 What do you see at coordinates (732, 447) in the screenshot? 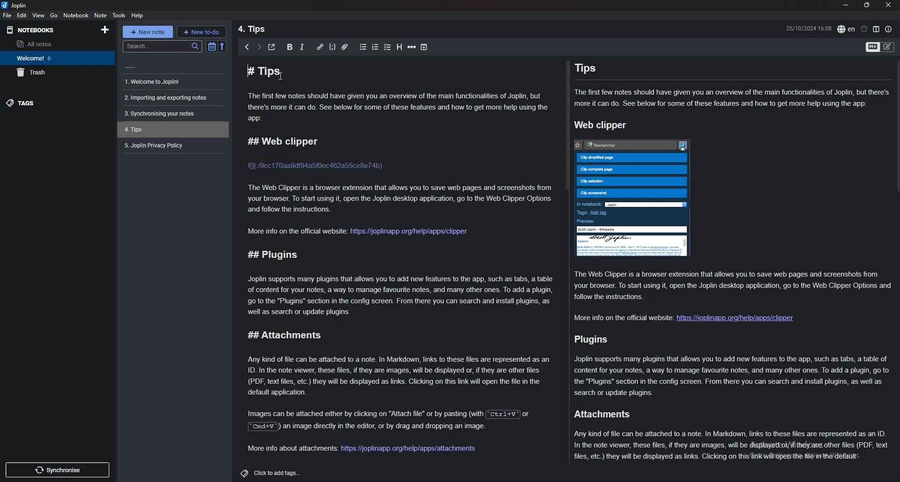
I see `Any kind of file can be attached to a note. In Markdown, links to these files are represented as an ID.
In the note viewer, these files, if they are images, will be displayeti-ok/\ifitheysares other files (PDF, text
files, etc.) they will be displayed as links. Clicking on this link will-open:thie file ir the defaults` at bounding box center [732, 447].